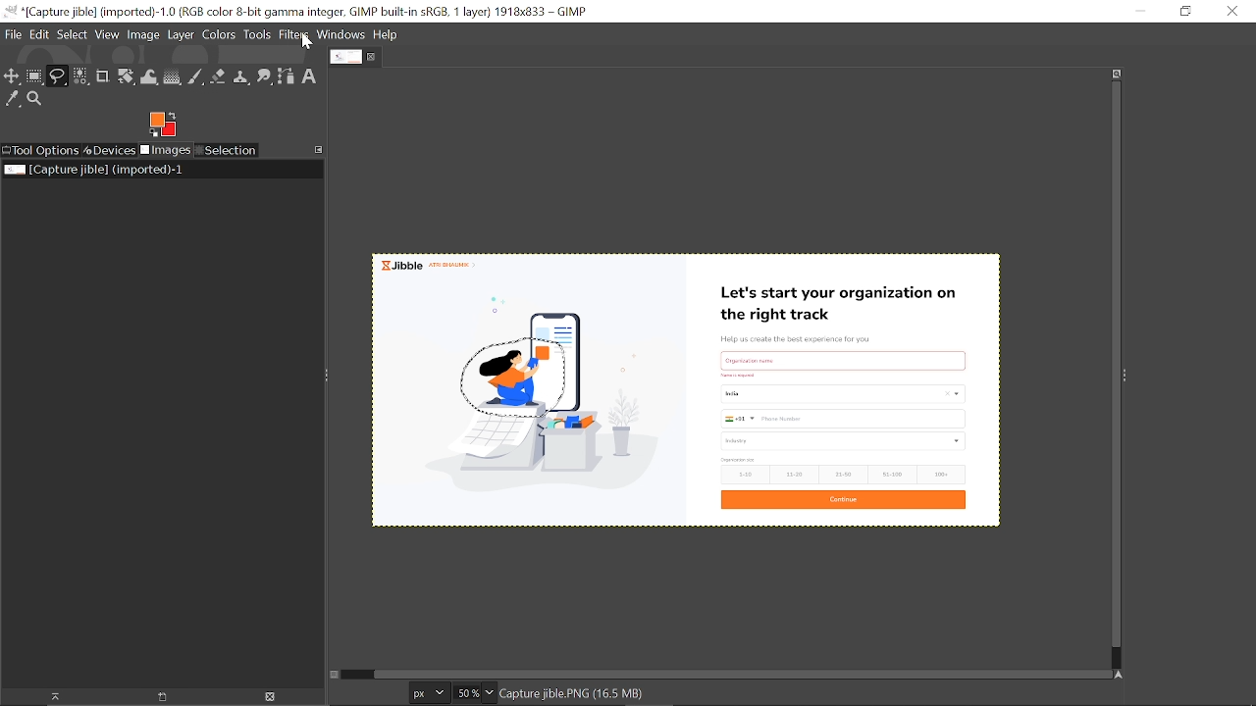 The width and height of the screenshot is (1256, 706). I want to click on Horizontal scrollbar, so click(731, 671).